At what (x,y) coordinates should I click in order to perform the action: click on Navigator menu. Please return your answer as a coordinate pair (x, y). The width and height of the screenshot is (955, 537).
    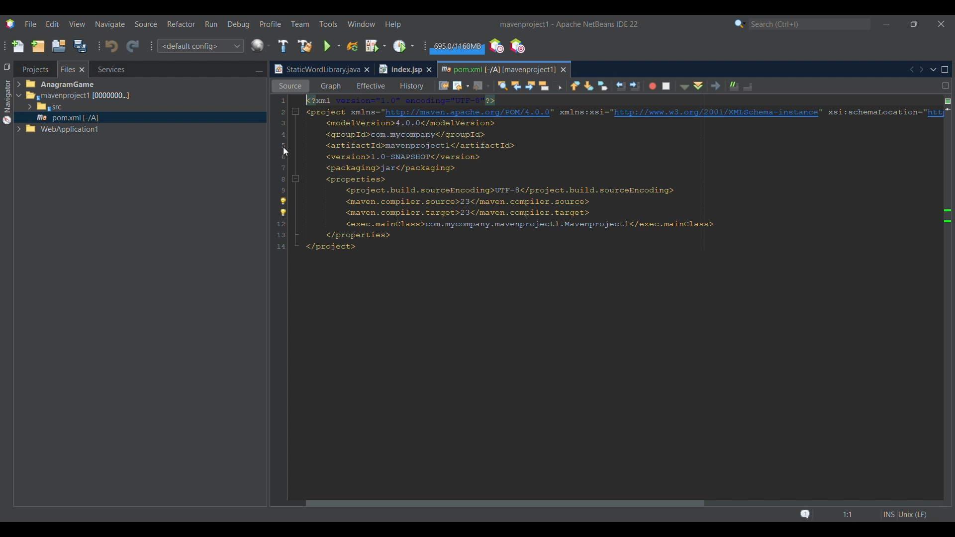
    Looking at the image, I should click on (6, 102).